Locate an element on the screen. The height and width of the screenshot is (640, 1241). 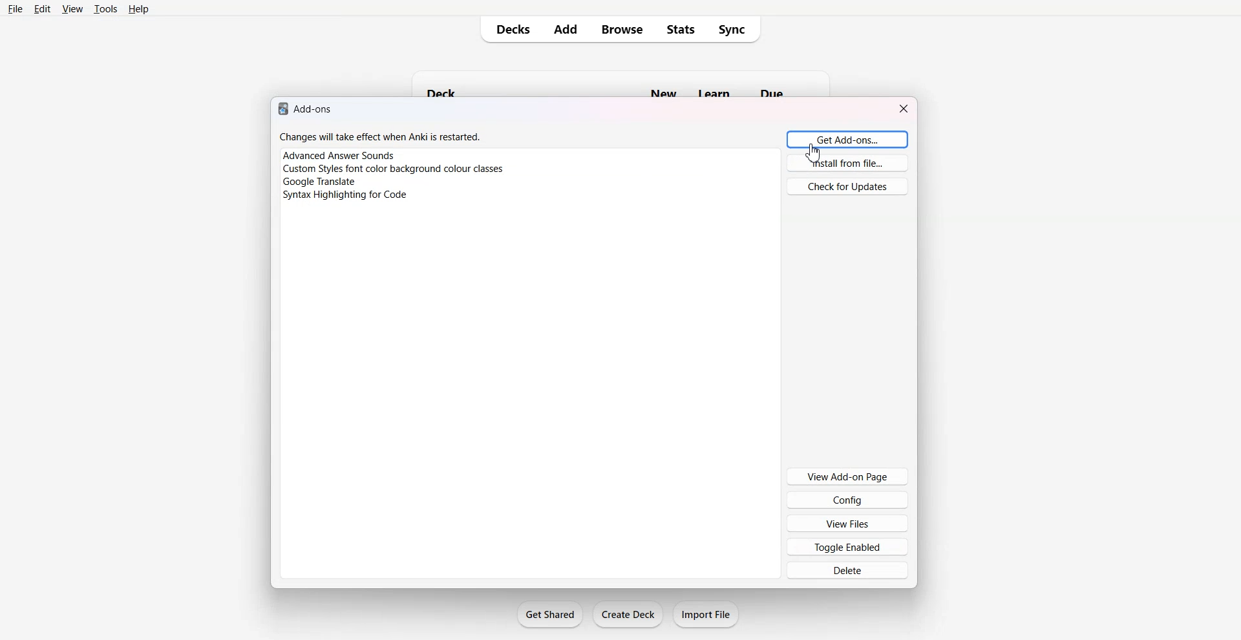
Sync is located at coordinates (738, 29).